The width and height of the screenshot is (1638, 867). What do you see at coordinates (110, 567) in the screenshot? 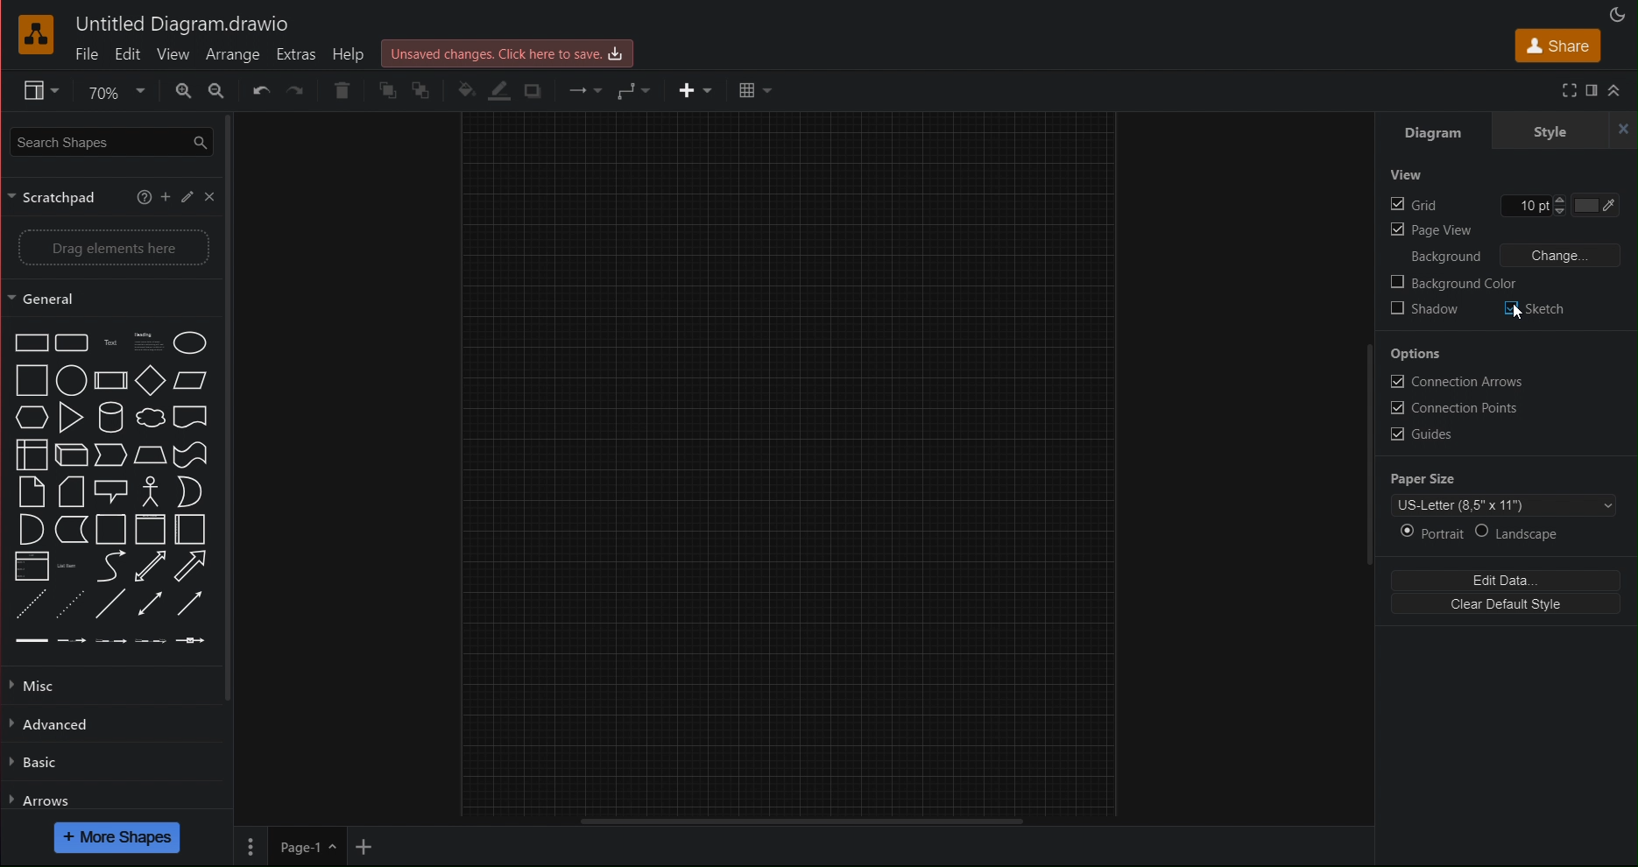
I see `curve` at bounding box center [110, 567].